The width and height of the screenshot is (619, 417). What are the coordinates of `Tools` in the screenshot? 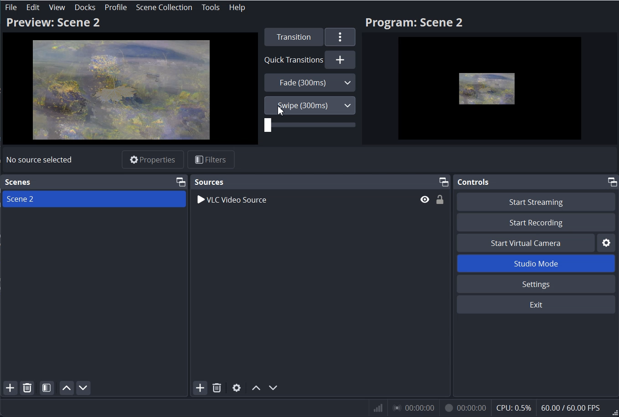 It's located at (211, 7).